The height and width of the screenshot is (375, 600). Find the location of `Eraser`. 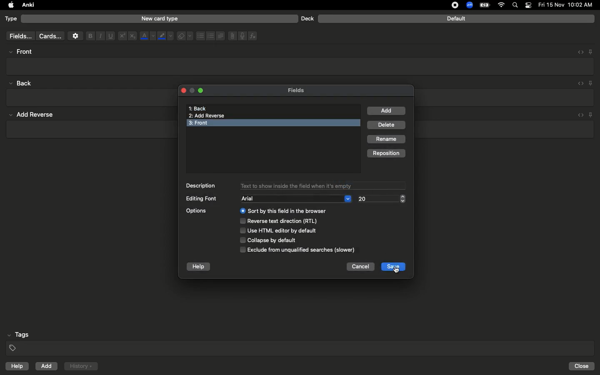

Eraser is located at coordinates (185, 36).